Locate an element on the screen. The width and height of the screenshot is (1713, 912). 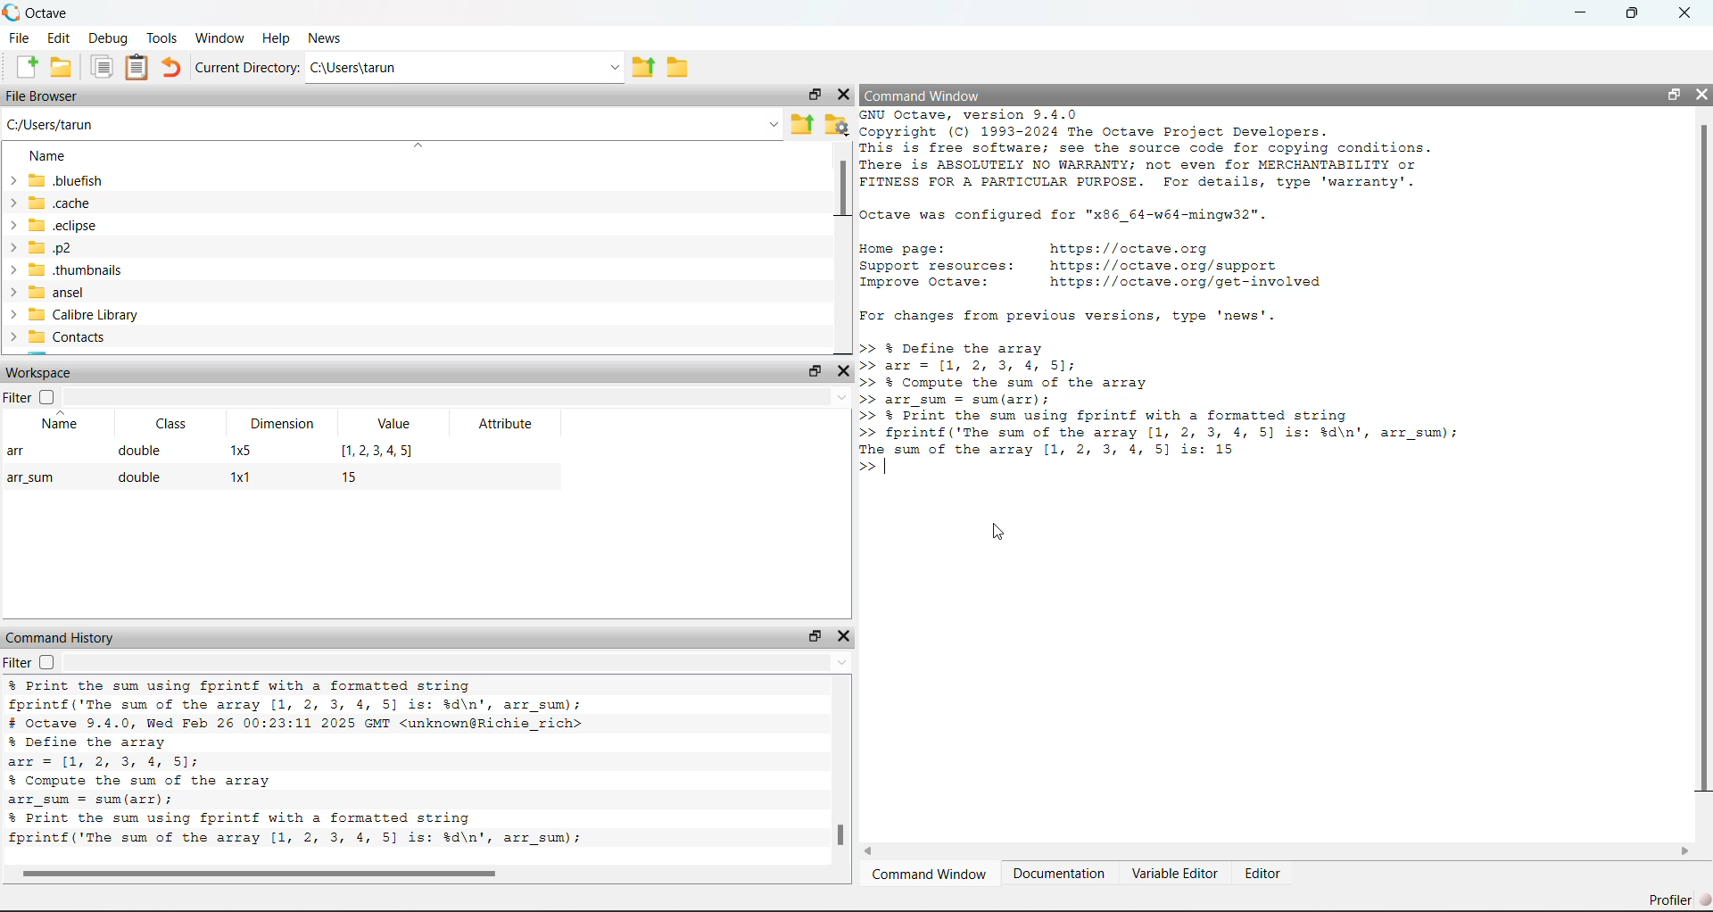
cache is located at coordinates (57, 203).